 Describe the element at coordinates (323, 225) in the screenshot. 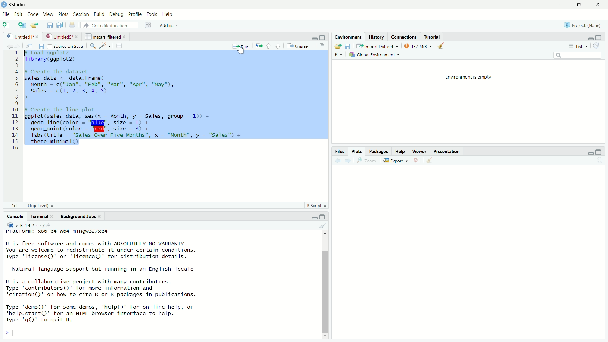

I see `clear console` at that location.